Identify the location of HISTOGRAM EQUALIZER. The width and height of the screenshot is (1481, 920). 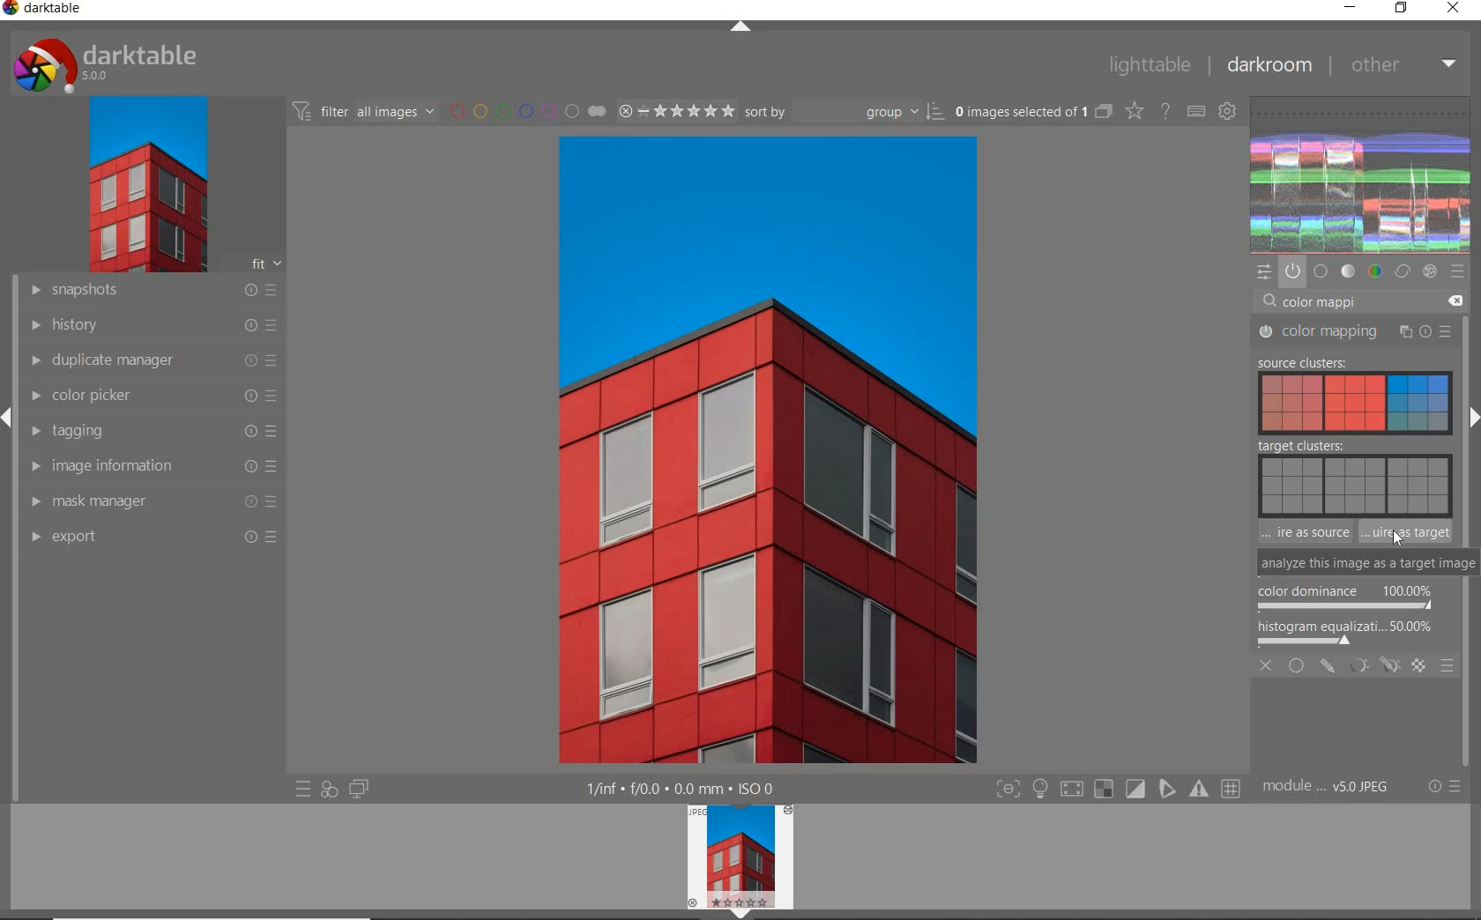
(1348, 632).